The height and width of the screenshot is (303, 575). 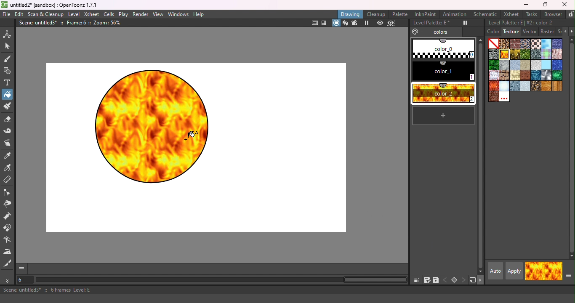 What do you see at coordinates (571, 32) in the screenshot?
I see `Next` at bounding box center [571, 32].